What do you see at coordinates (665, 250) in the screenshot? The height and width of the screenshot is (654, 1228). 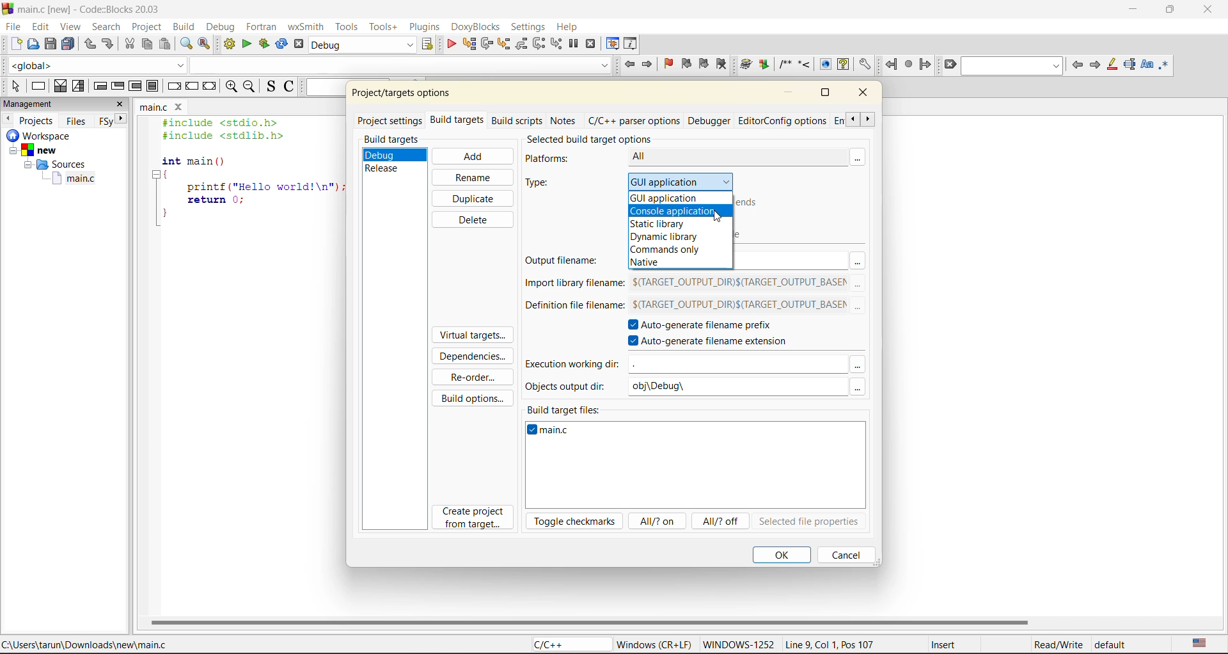 I see `commands only` at bounding box center [665, 250].